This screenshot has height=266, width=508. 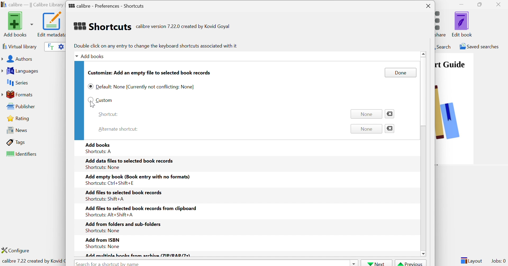 I want to click on Formats, so click(x=18, y=94).